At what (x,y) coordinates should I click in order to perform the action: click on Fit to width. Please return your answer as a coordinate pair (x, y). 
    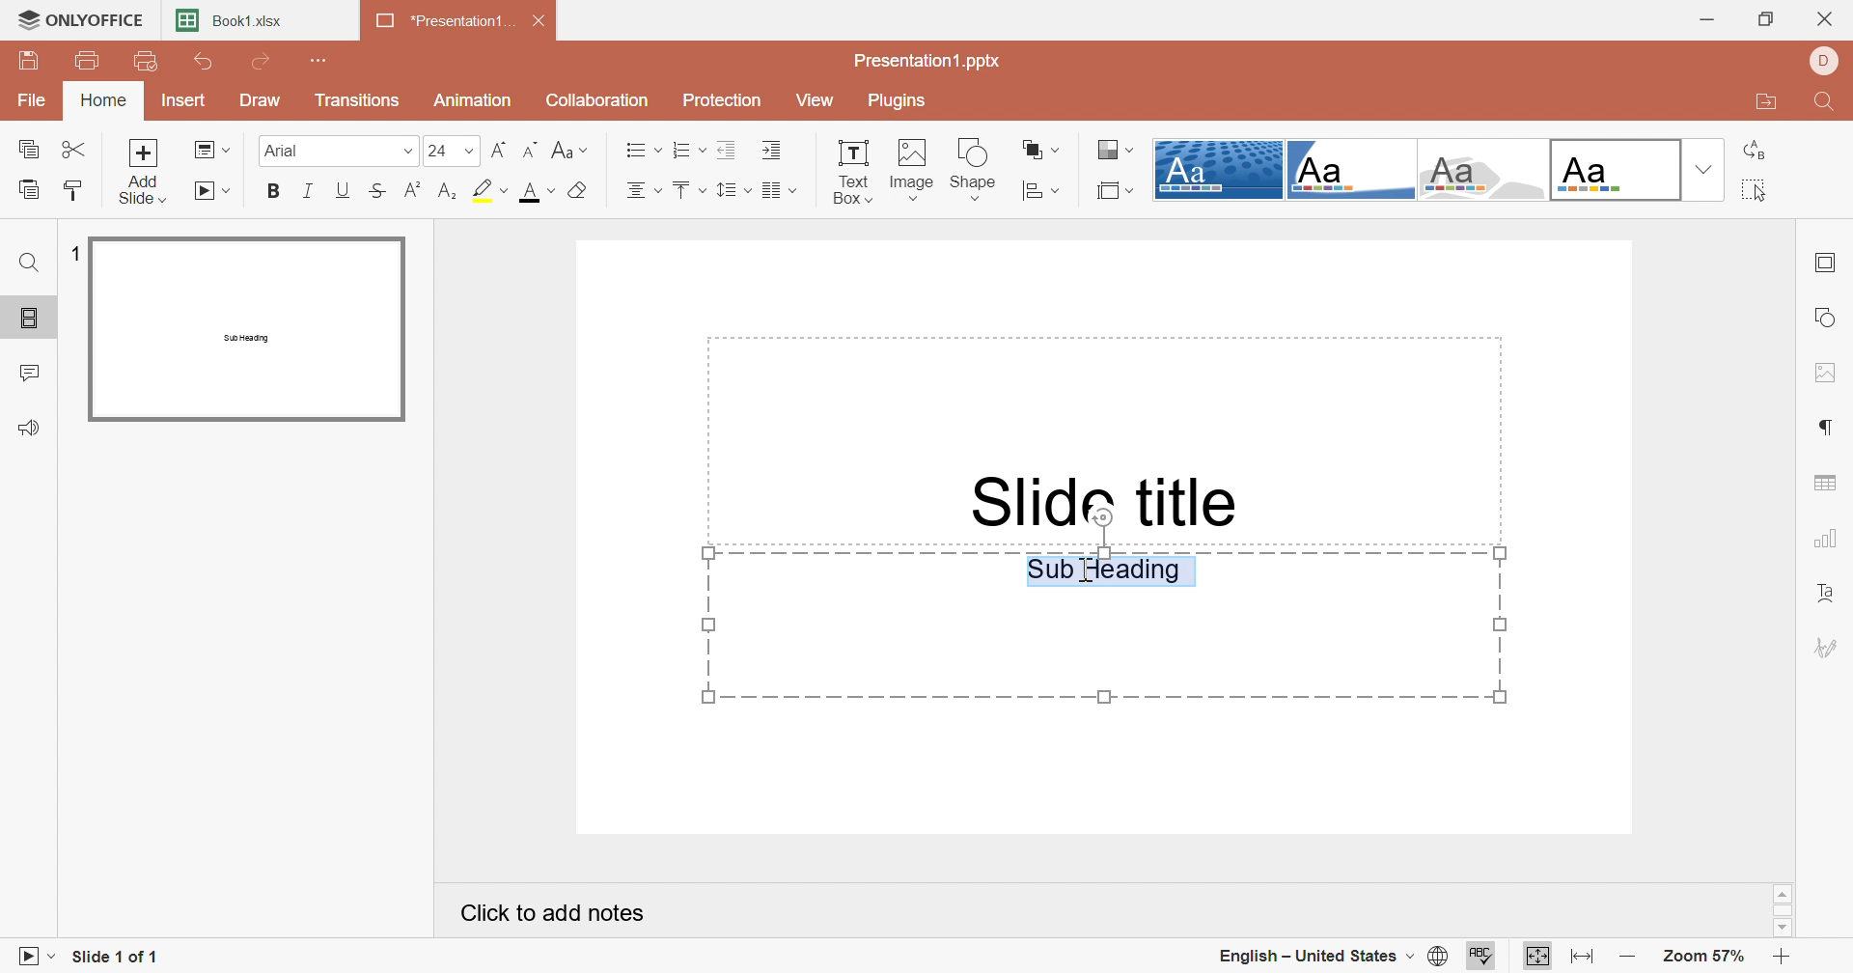
    Looking at the image, I should click on (1581, 953).